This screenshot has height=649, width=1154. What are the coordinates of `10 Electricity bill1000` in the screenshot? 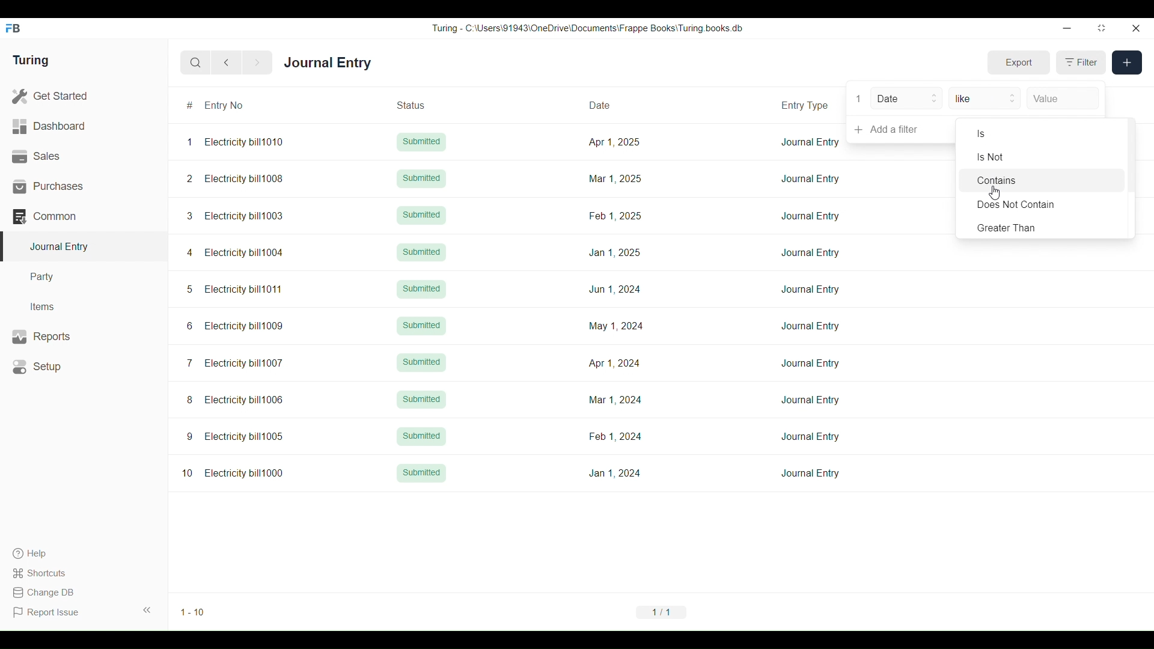 It's located at (233, 473).